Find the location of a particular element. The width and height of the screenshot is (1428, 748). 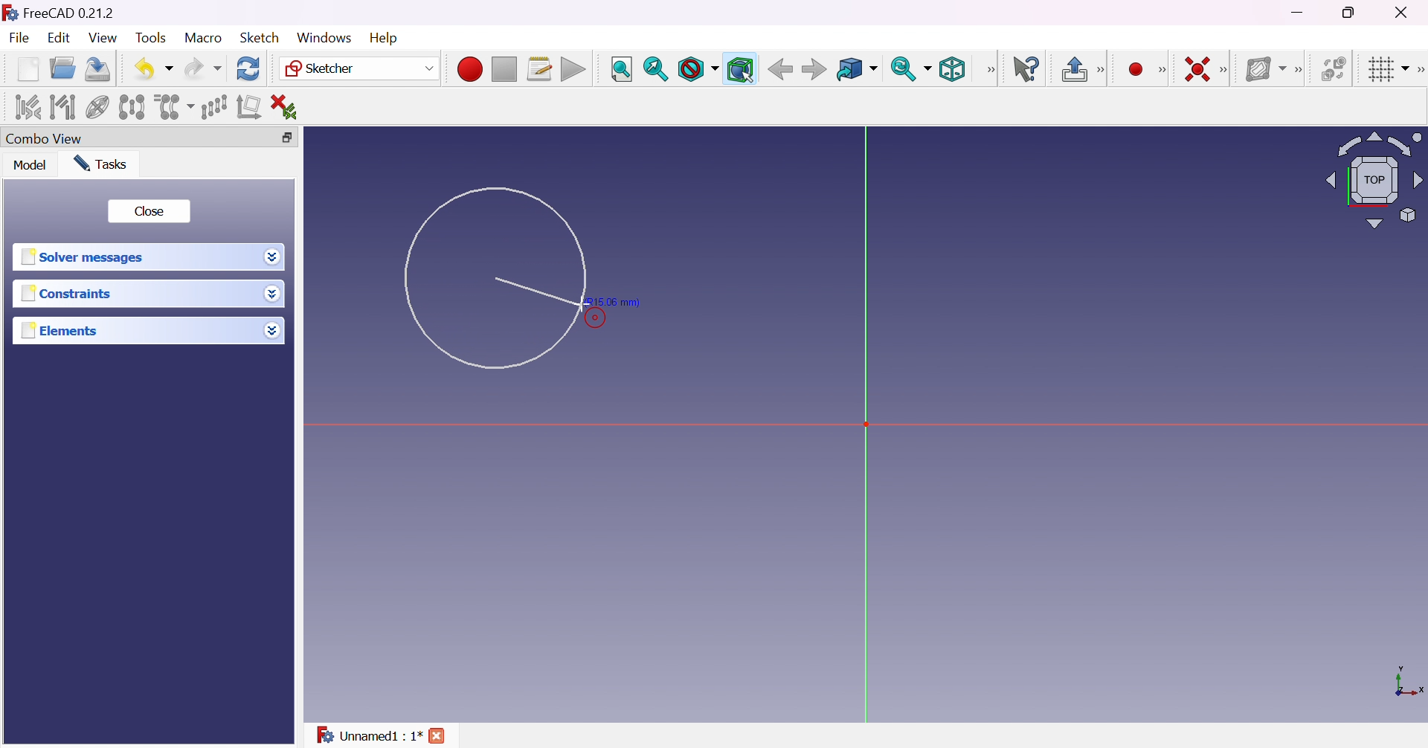

Macro is located at coordinates (204, 37).